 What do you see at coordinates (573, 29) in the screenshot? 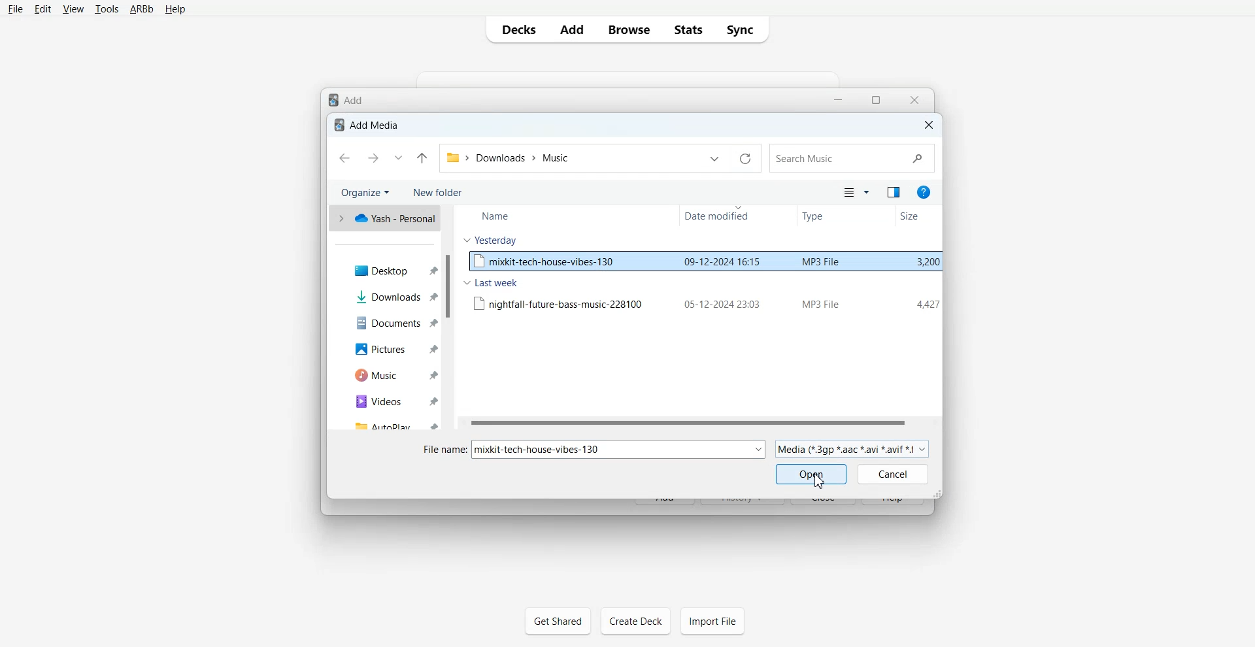
I see `Add` at bounding box center [573, 29].